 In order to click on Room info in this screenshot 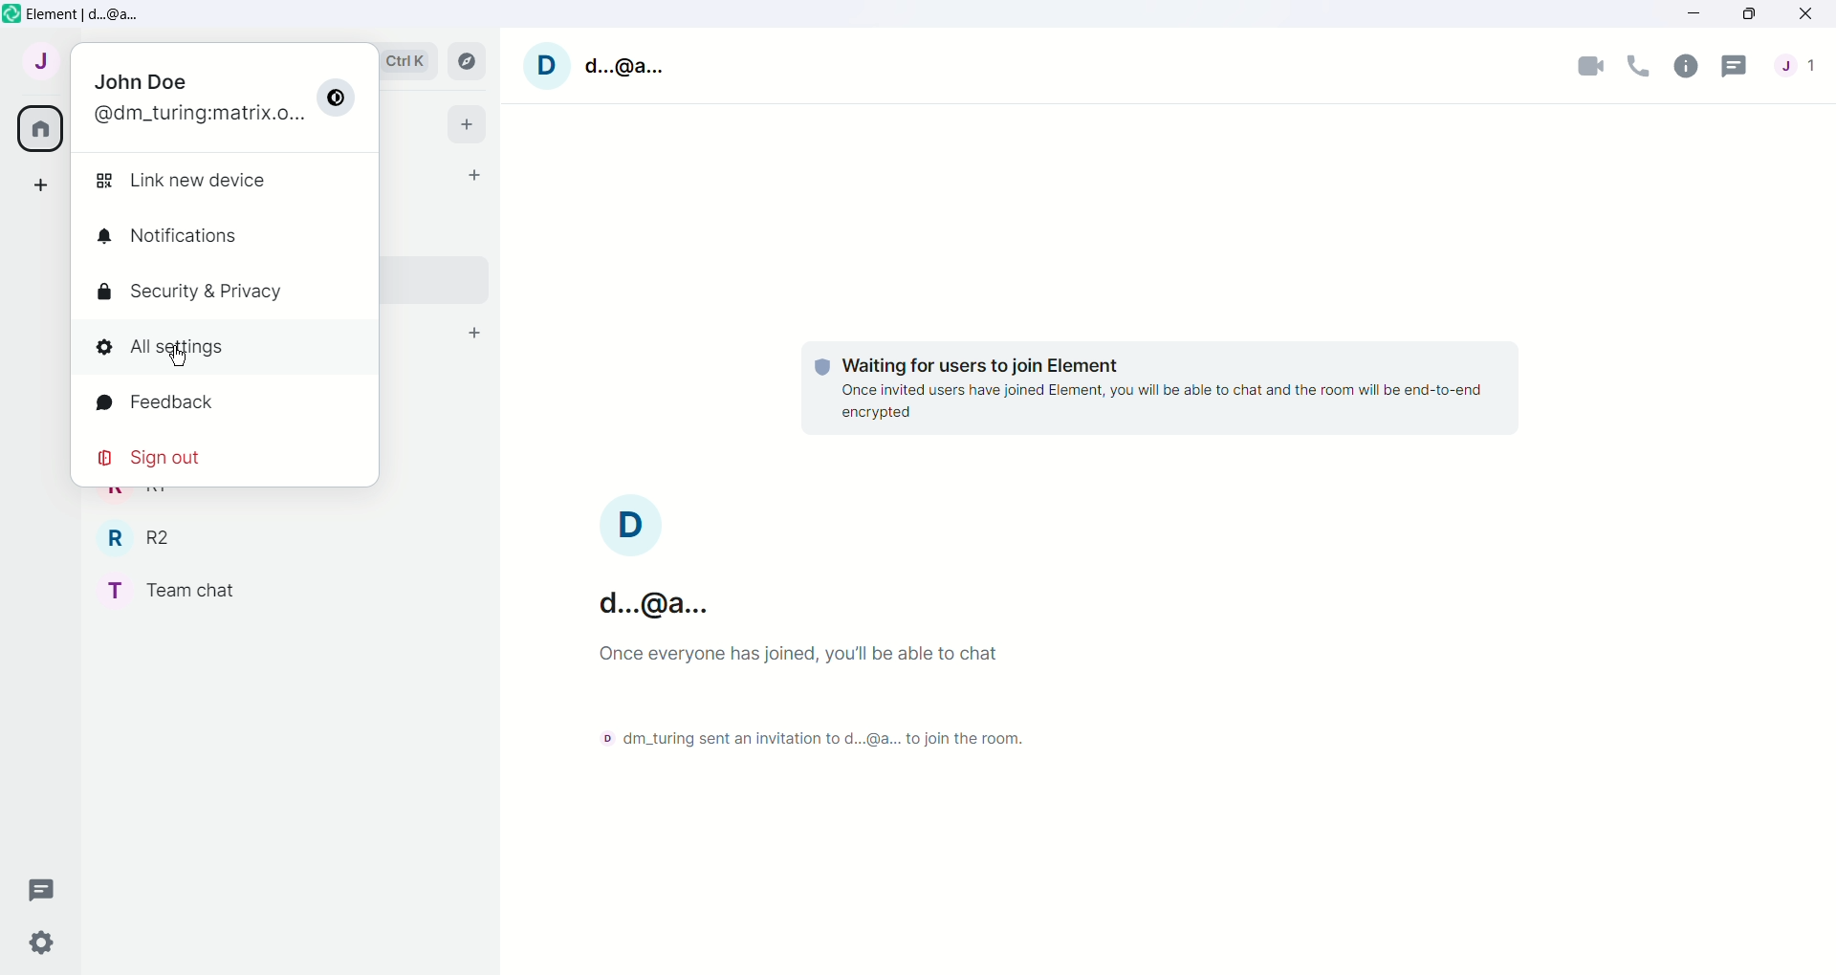, I will do `click(1686, 68)`.